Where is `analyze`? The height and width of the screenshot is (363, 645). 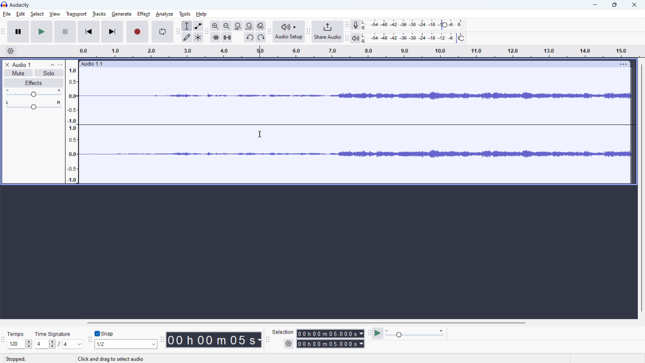
analyze is located at coordinates (164, 14).